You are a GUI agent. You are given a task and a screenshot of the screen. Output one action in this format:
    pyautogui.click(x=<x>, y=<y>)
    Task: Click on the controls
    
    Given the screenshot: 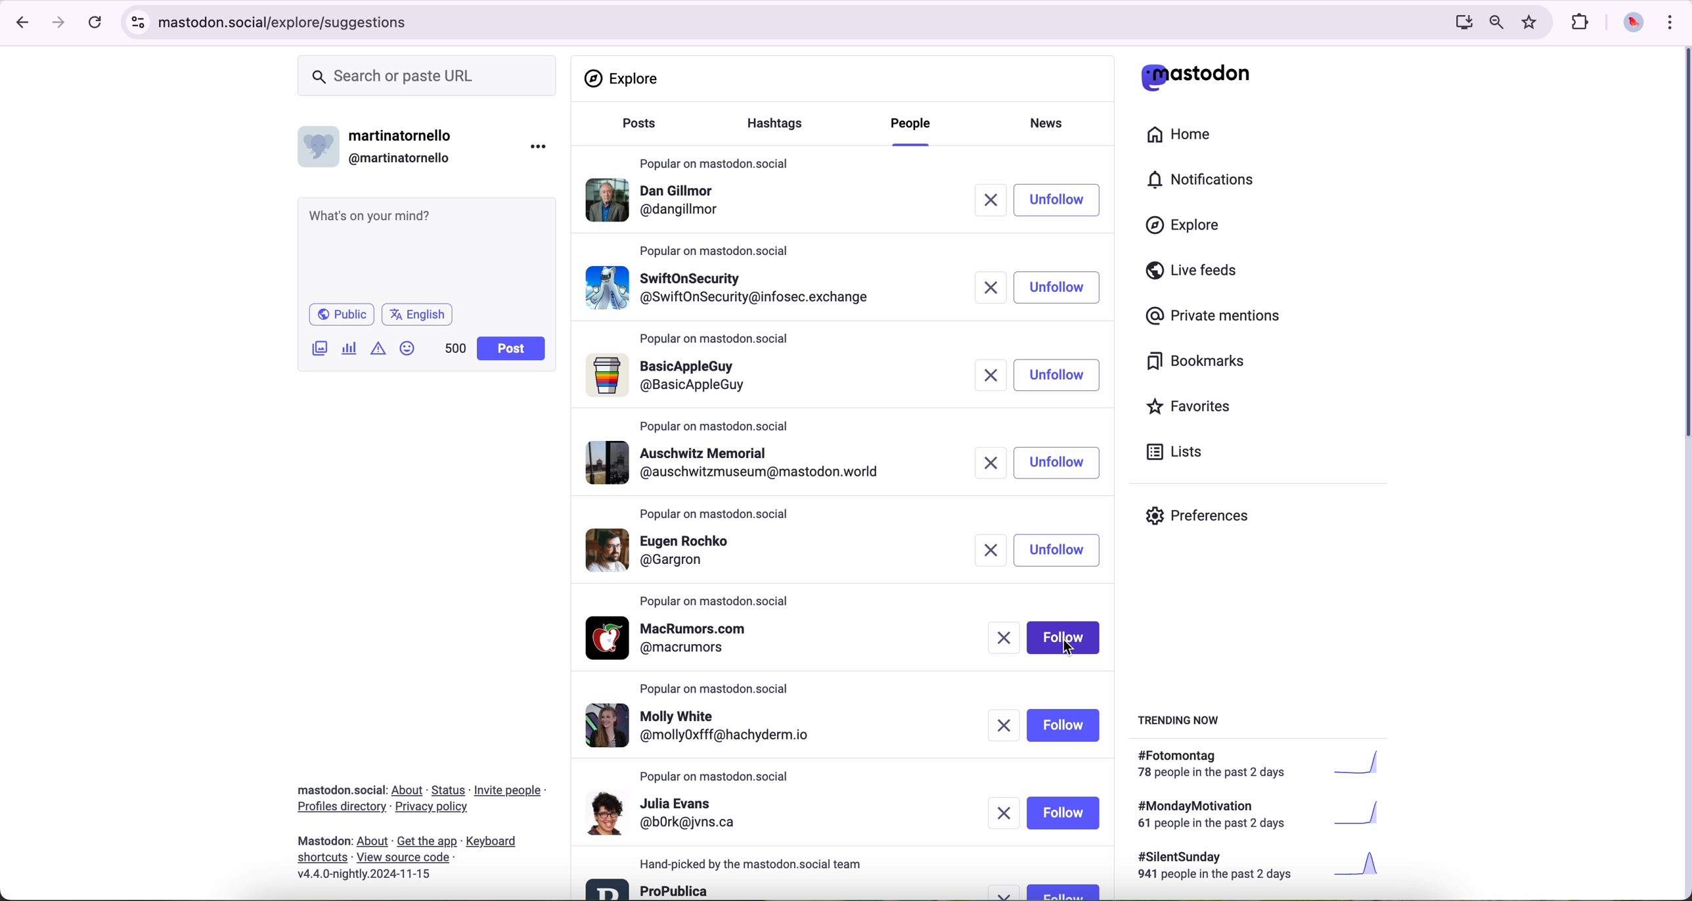 What is the action you would take?
    pyautogui.click(x=139, y=22)
    